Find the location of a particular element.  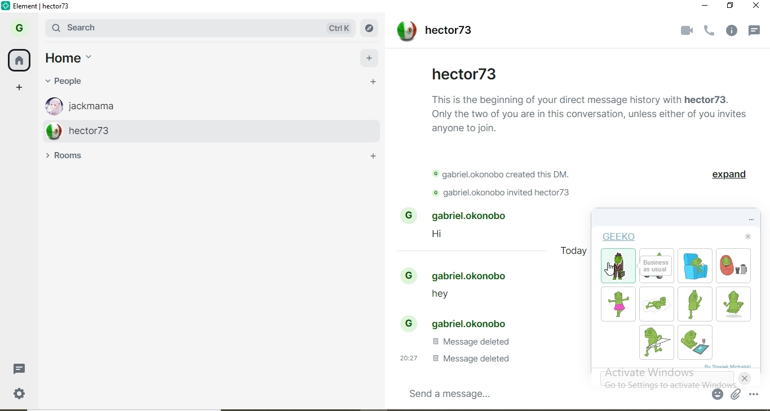

option is located at coordinates (756, 395).